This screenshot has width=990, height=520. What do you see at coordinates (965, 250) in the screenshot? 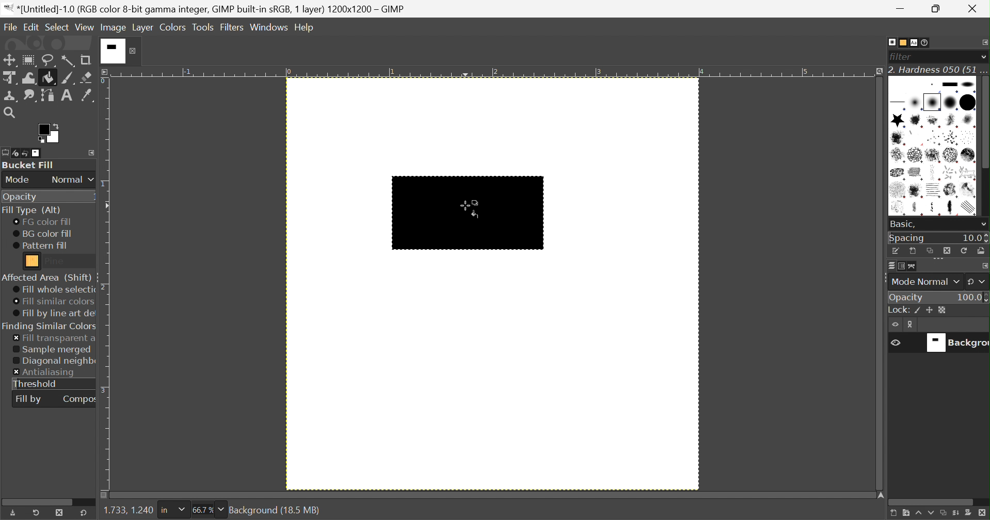
I see `Refresh brushes` at bounding box center [965, 250].